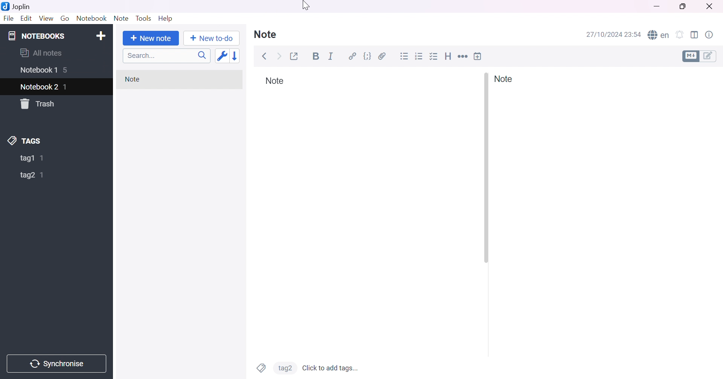  Describe the element at coordinates (152, 37) in the screenshot. I see `+ New note` at that location.